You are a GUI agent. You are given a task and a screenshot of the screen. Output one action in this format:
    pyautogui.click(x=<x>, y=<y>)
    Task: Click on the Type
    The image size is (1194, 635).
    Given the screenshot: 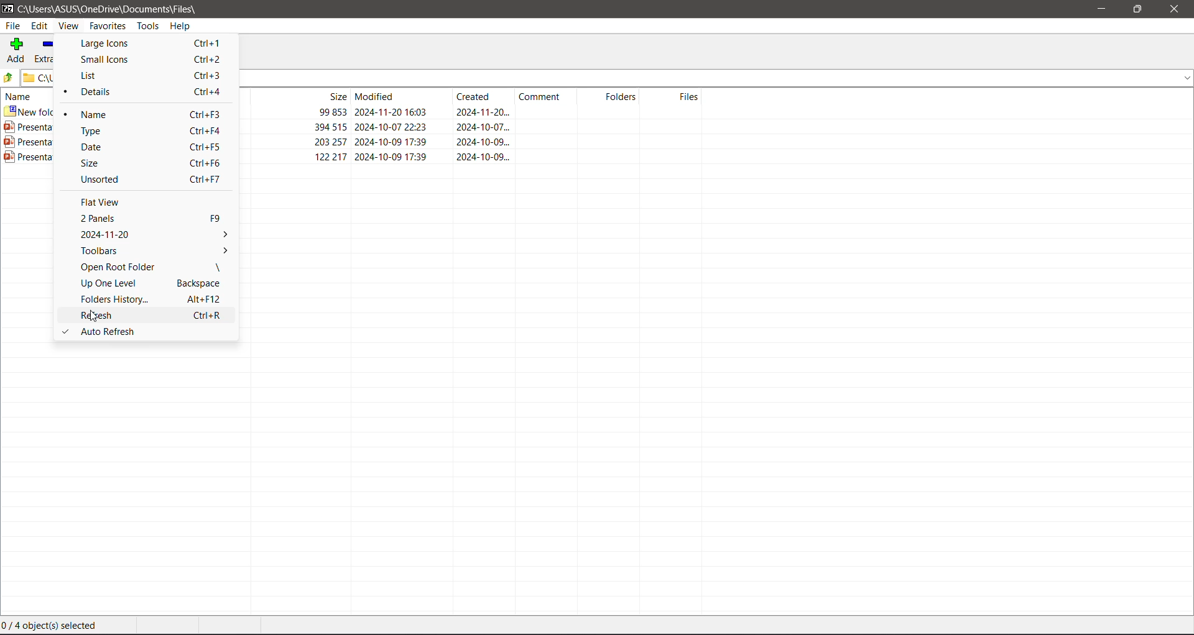 What is the action you would take?
    pyautogui.click(x=109, y=130)
    